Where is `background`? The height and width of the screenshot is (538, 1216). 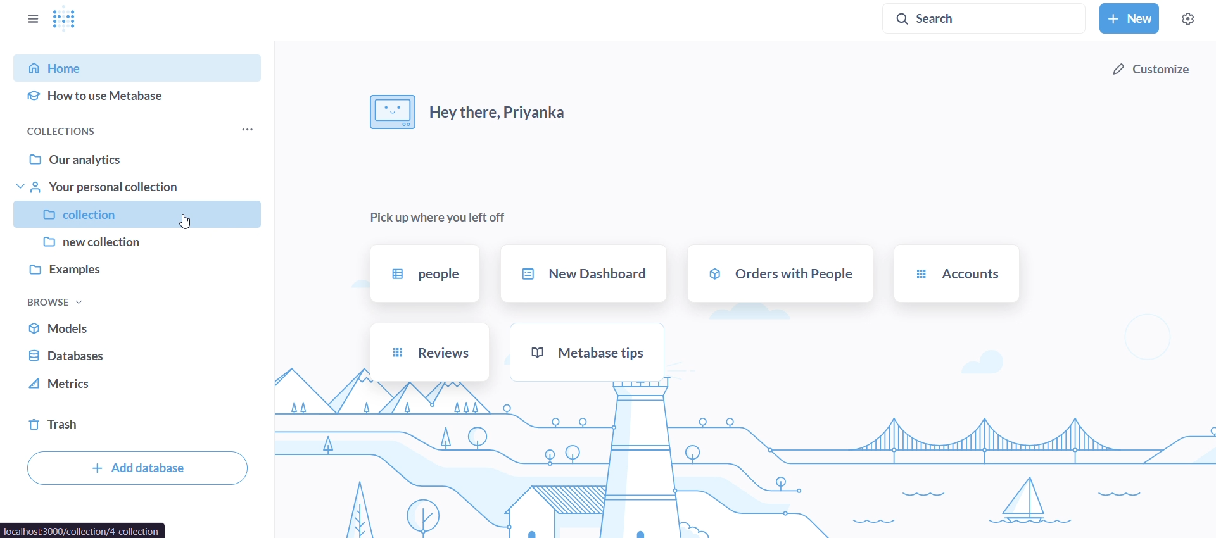
background is located at coordinates (746, 465).